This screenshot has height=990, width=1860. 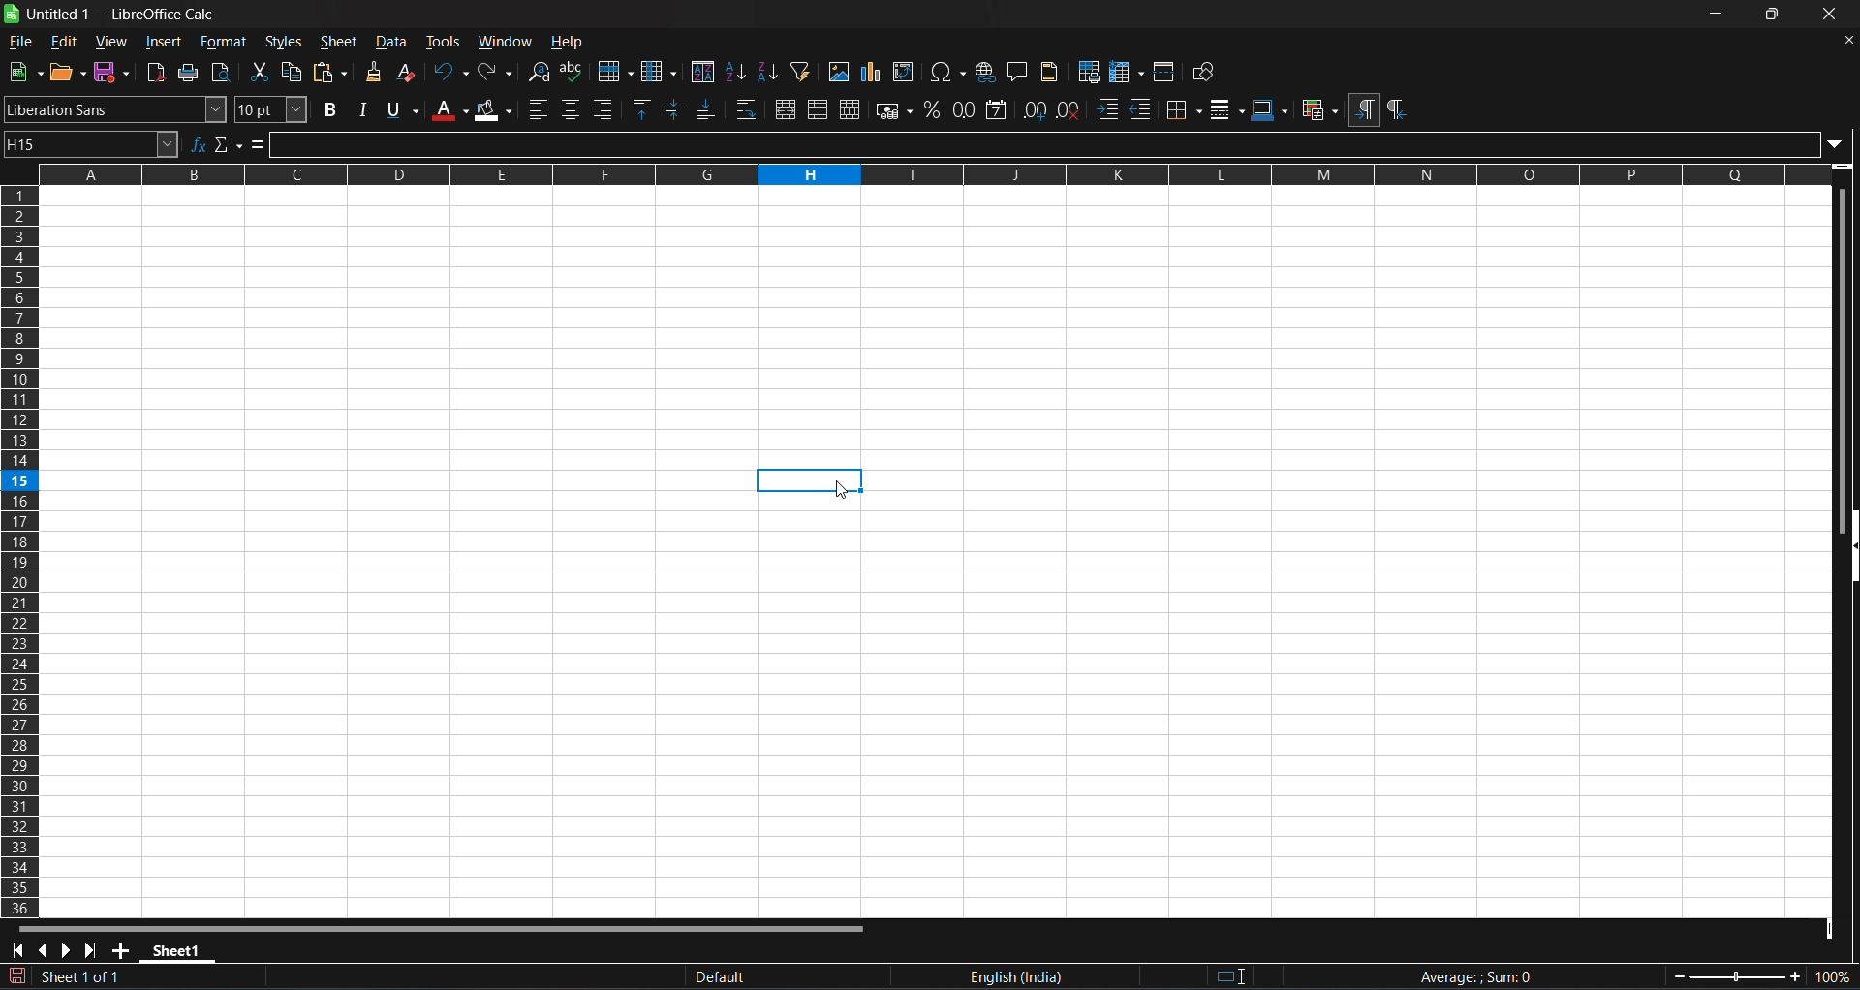 What do you see at coordinates (491, 110) in the screenshot?
I see `background color` at bounding box center [491, 110].